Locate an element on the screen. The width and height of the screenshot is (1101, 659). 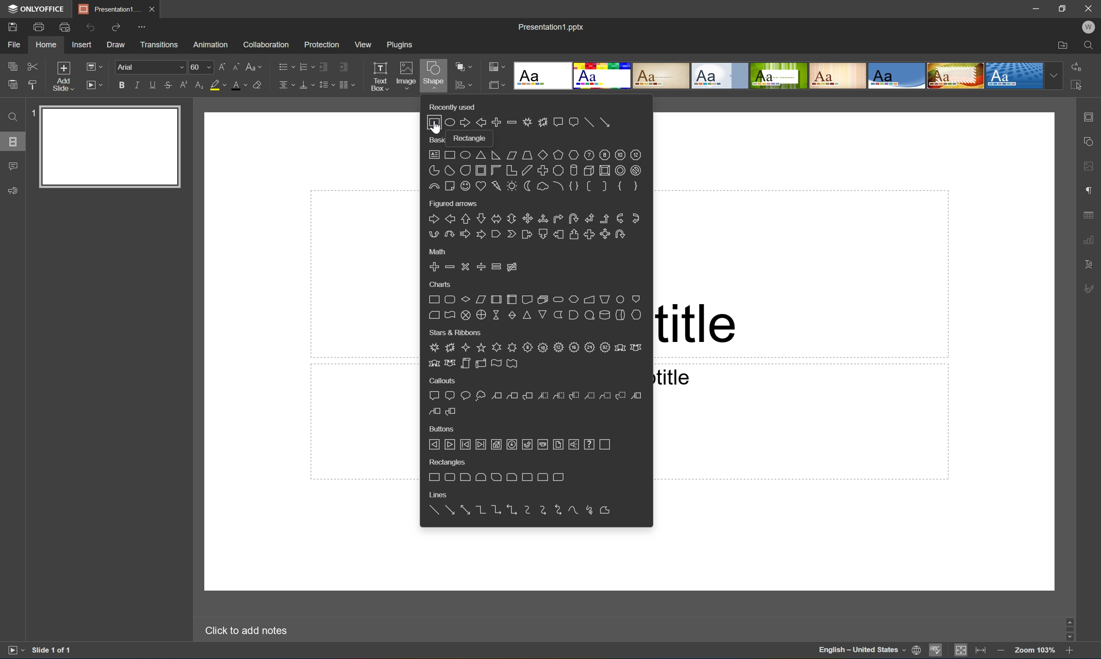
icon is located at coordinates (495, 84).